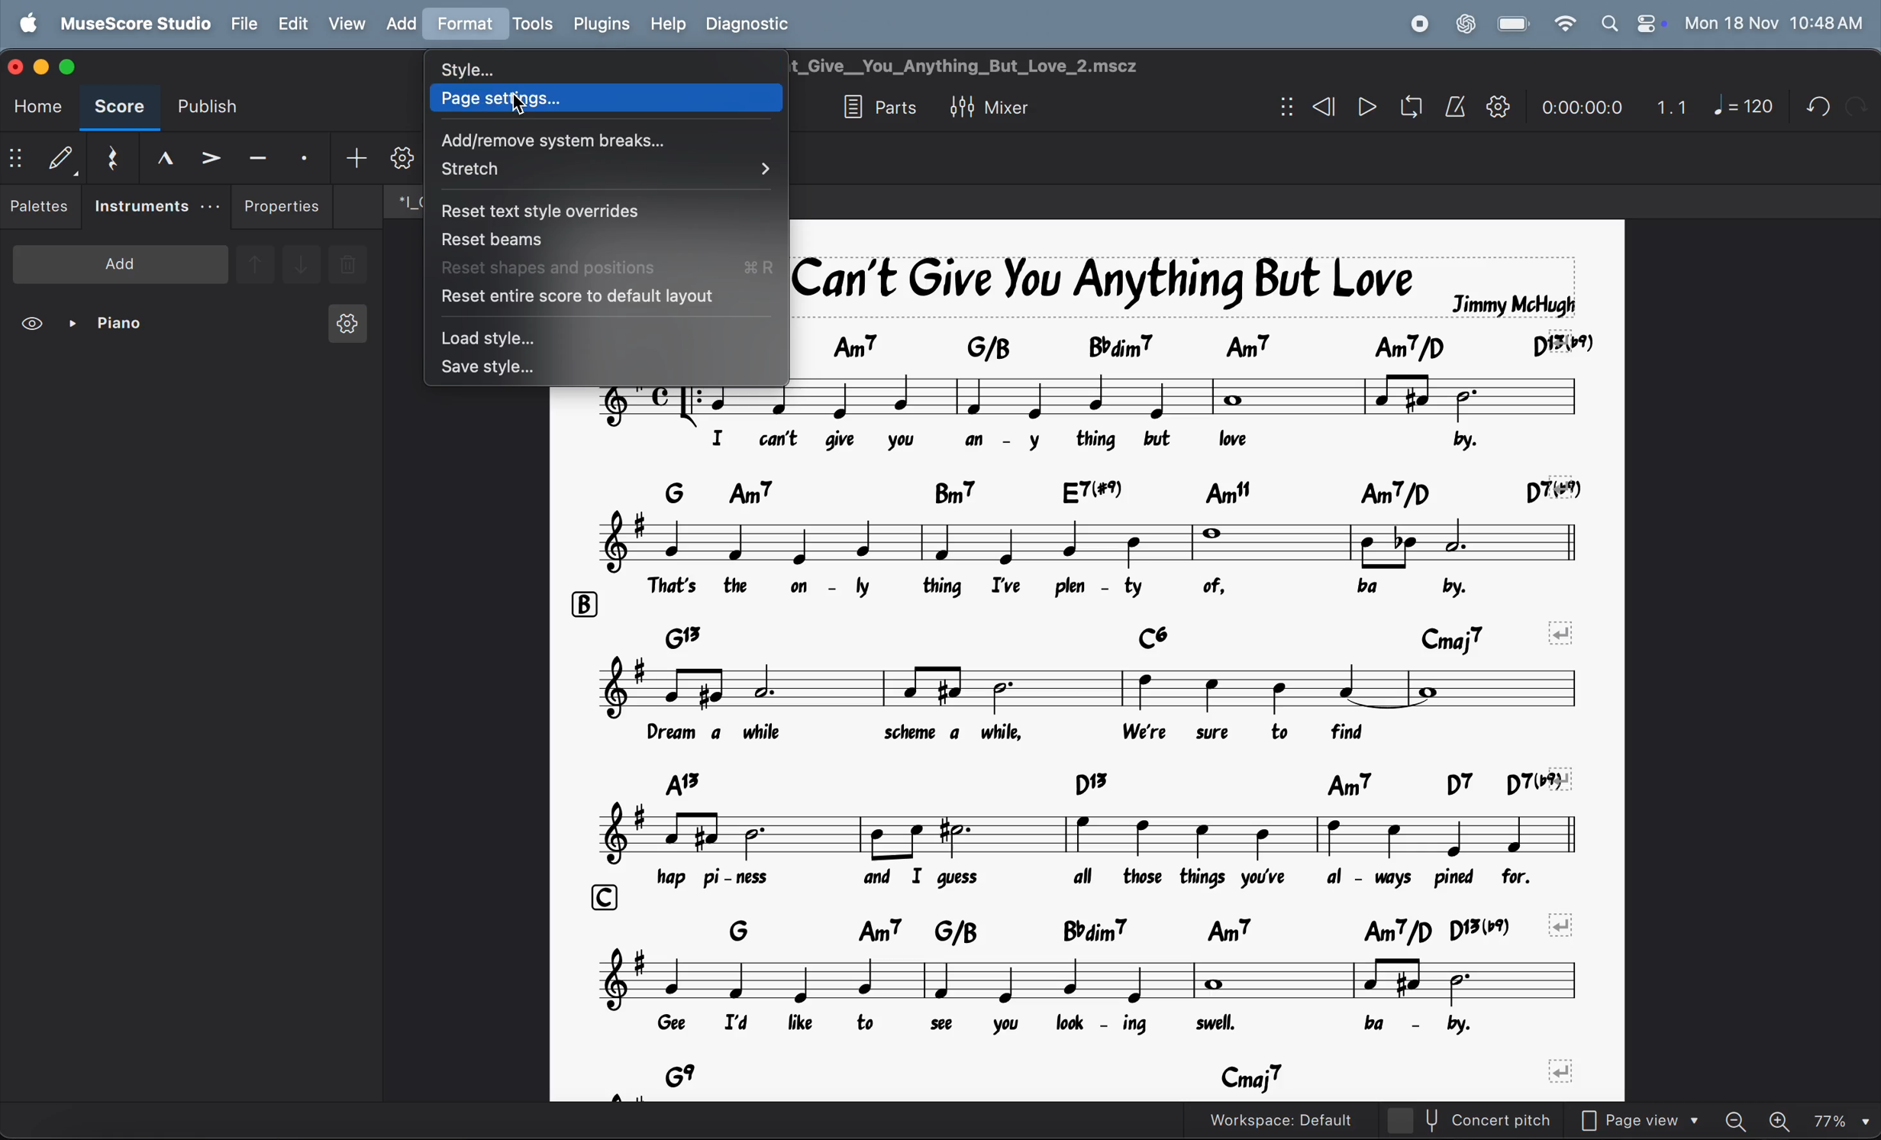  I want to click on display, so click(60, 157).